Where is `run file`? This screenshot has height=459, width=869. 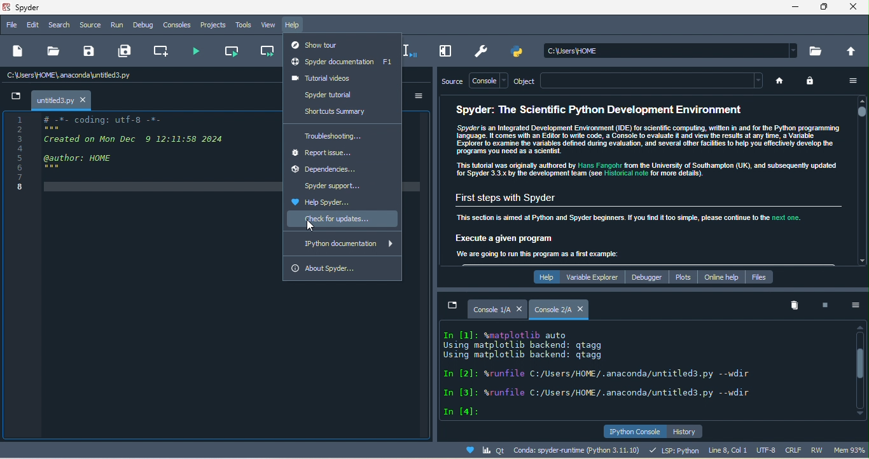 run file is located at coordinates (198, 50).